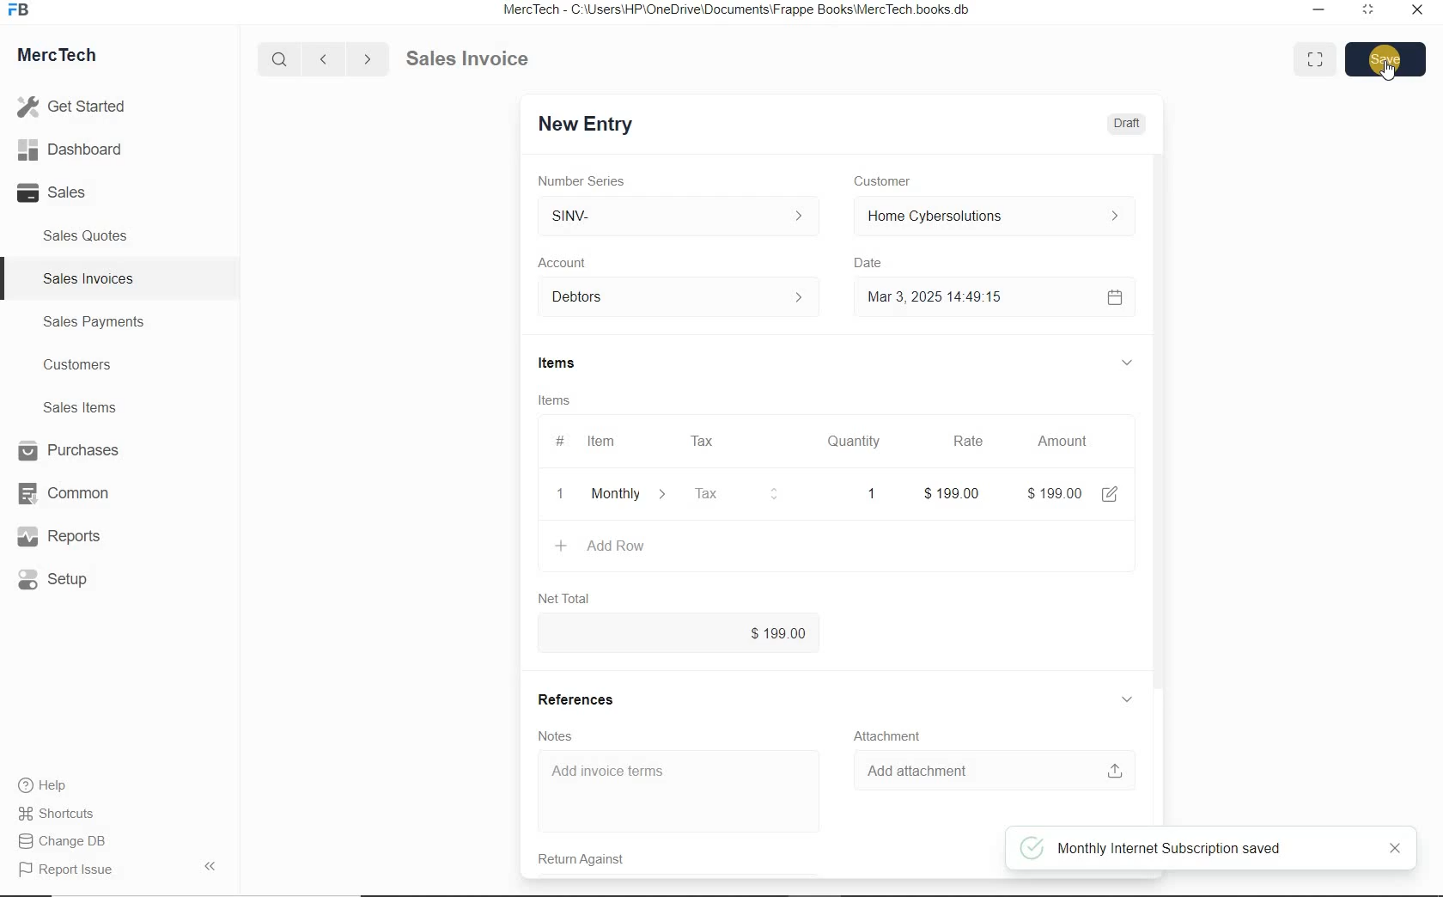 This screenshot has height=897, width=1443. What do you see at coordinates (71, 452) in the screenshot?
I see `Purchases` at bounding box center [71, 452].